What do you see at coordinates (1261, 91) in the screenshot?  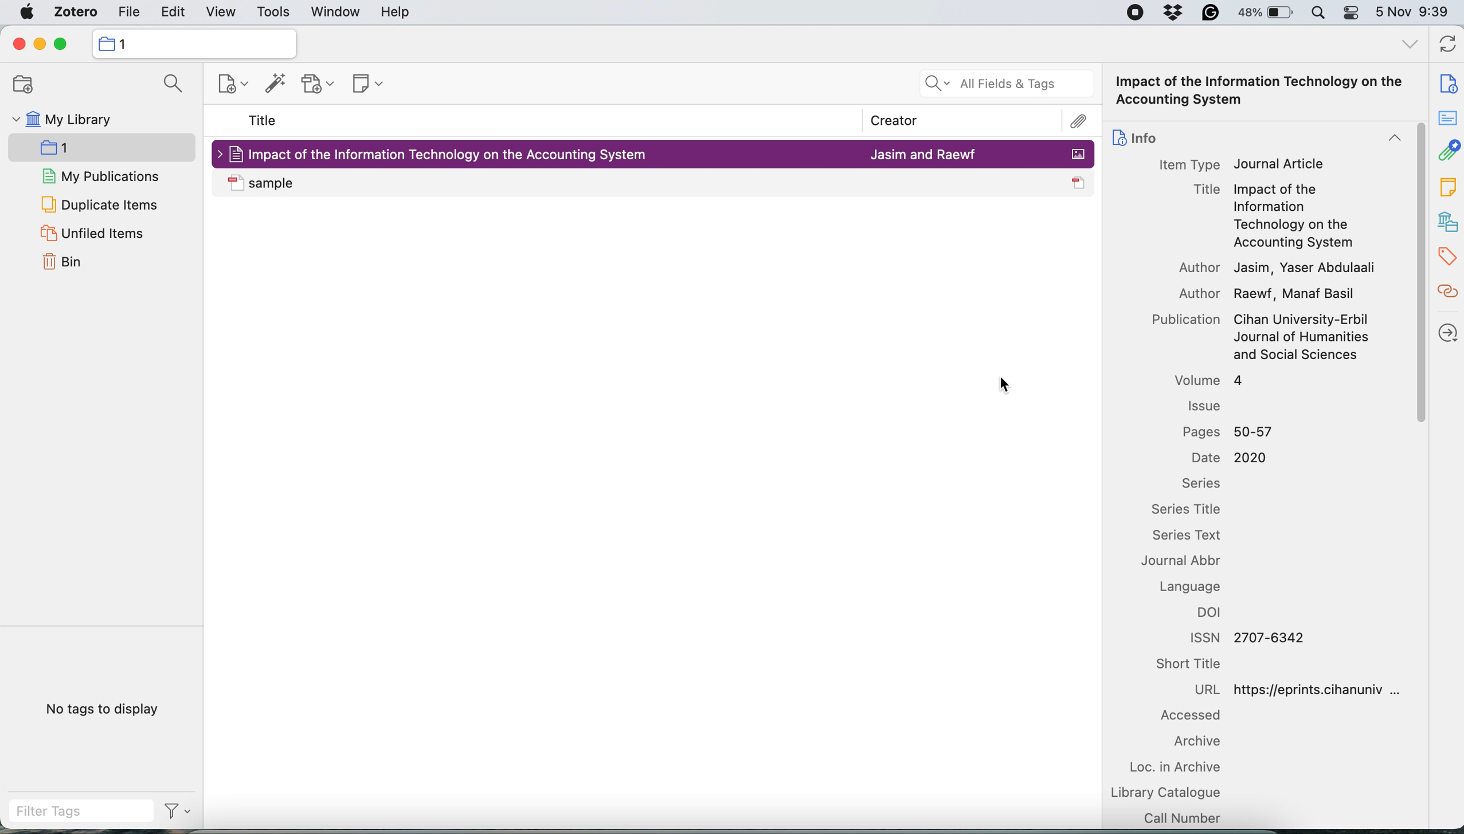 I see `Impact of the Information Technology on the Accounting System` at bounding box center [1261, 91].